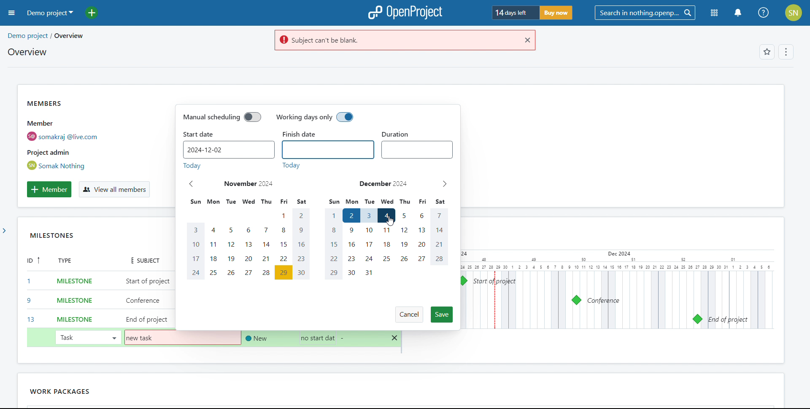 This screenshot has height=409, width=810. Describe the element at coordinates (315, 245) in the screenshot. I see `calendar dates` at that location.